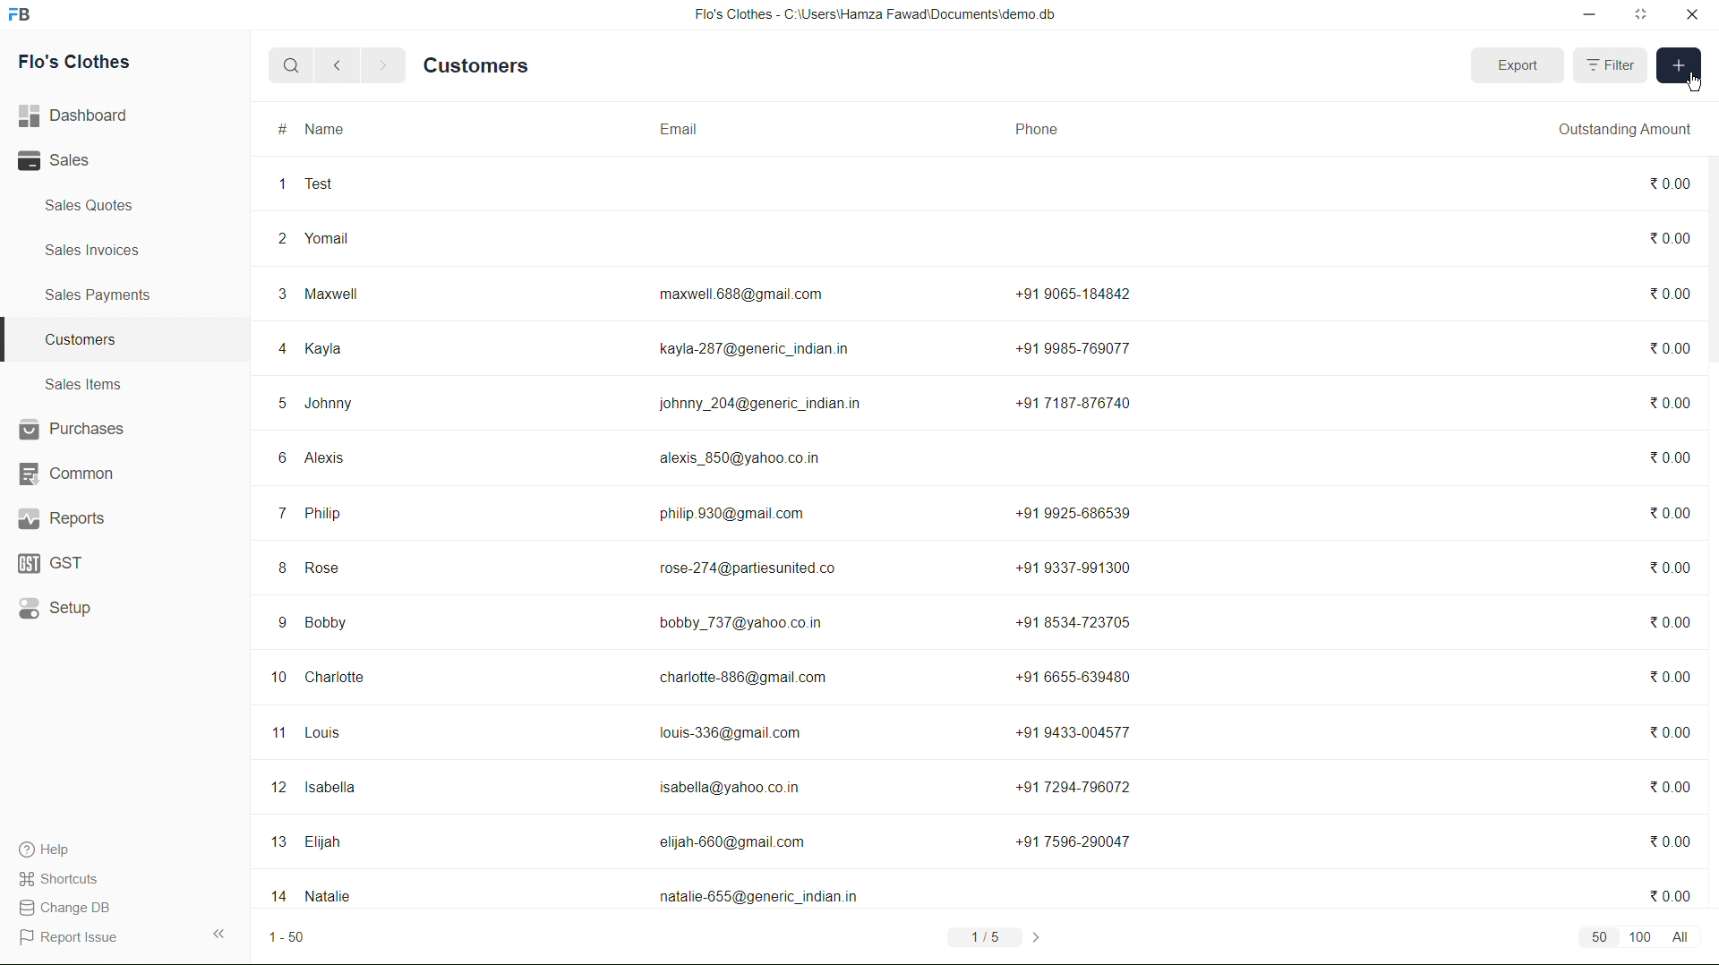 This screenshot has width=1719, height=965. I want to click on Sales Quotes, so click(86, 207).